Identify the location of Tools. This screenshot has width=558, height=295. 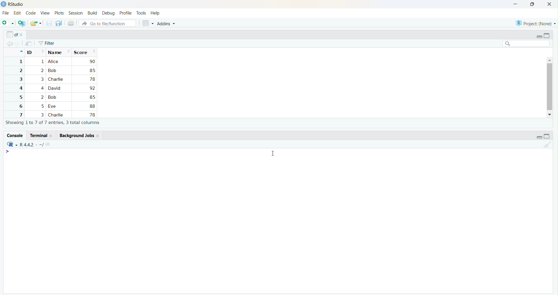
(141, 13).